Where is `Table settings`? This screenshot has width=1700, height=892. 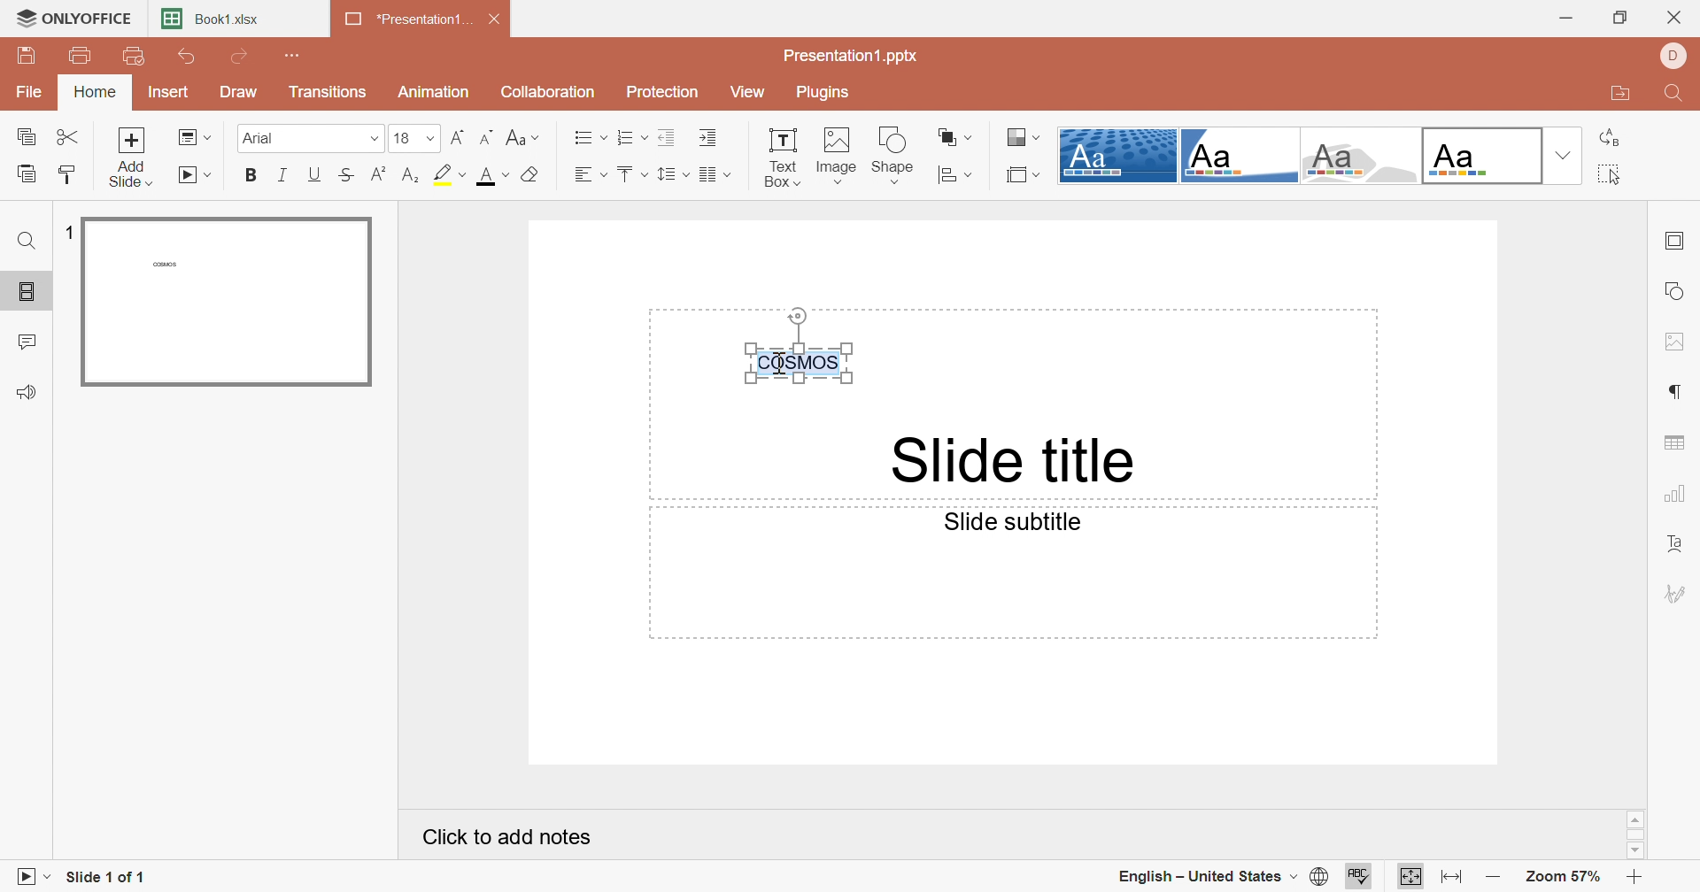 Table settings is located at coordinates (1674, 439).